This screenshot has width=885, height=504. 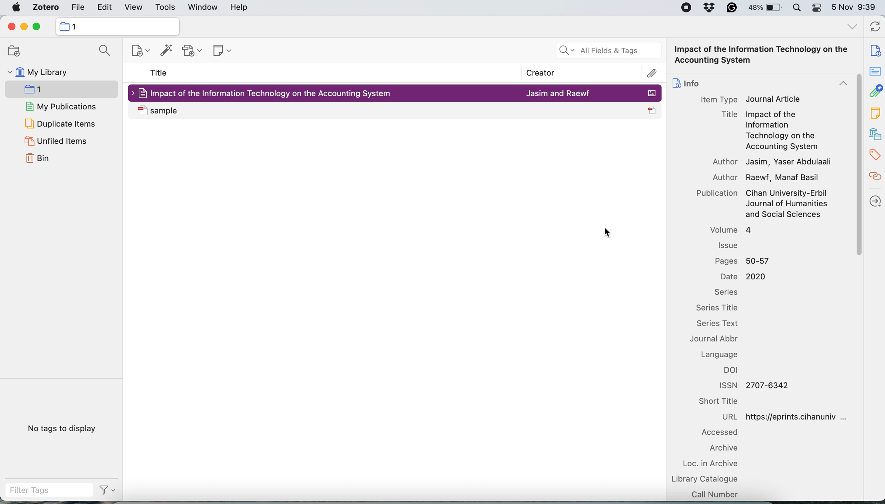 What do you see at coordinates (11, 28) in the screenshot?
I see `close` at bounding box center [11, 28].